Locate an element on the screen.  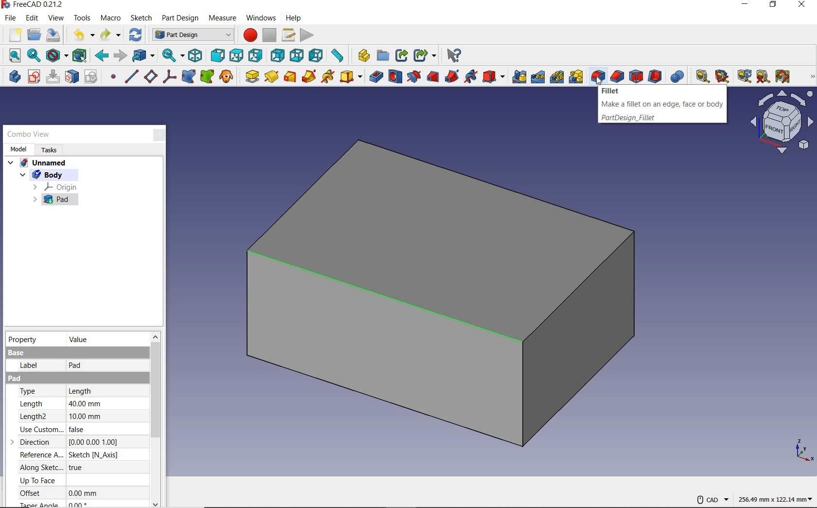
value is located at coordinates (79, 339).